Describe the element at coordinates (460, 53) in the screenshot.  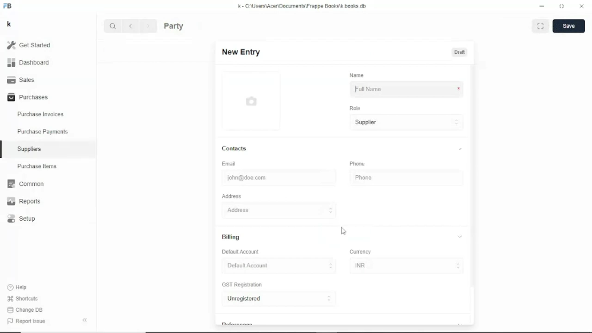
I see `Draft` at that location.